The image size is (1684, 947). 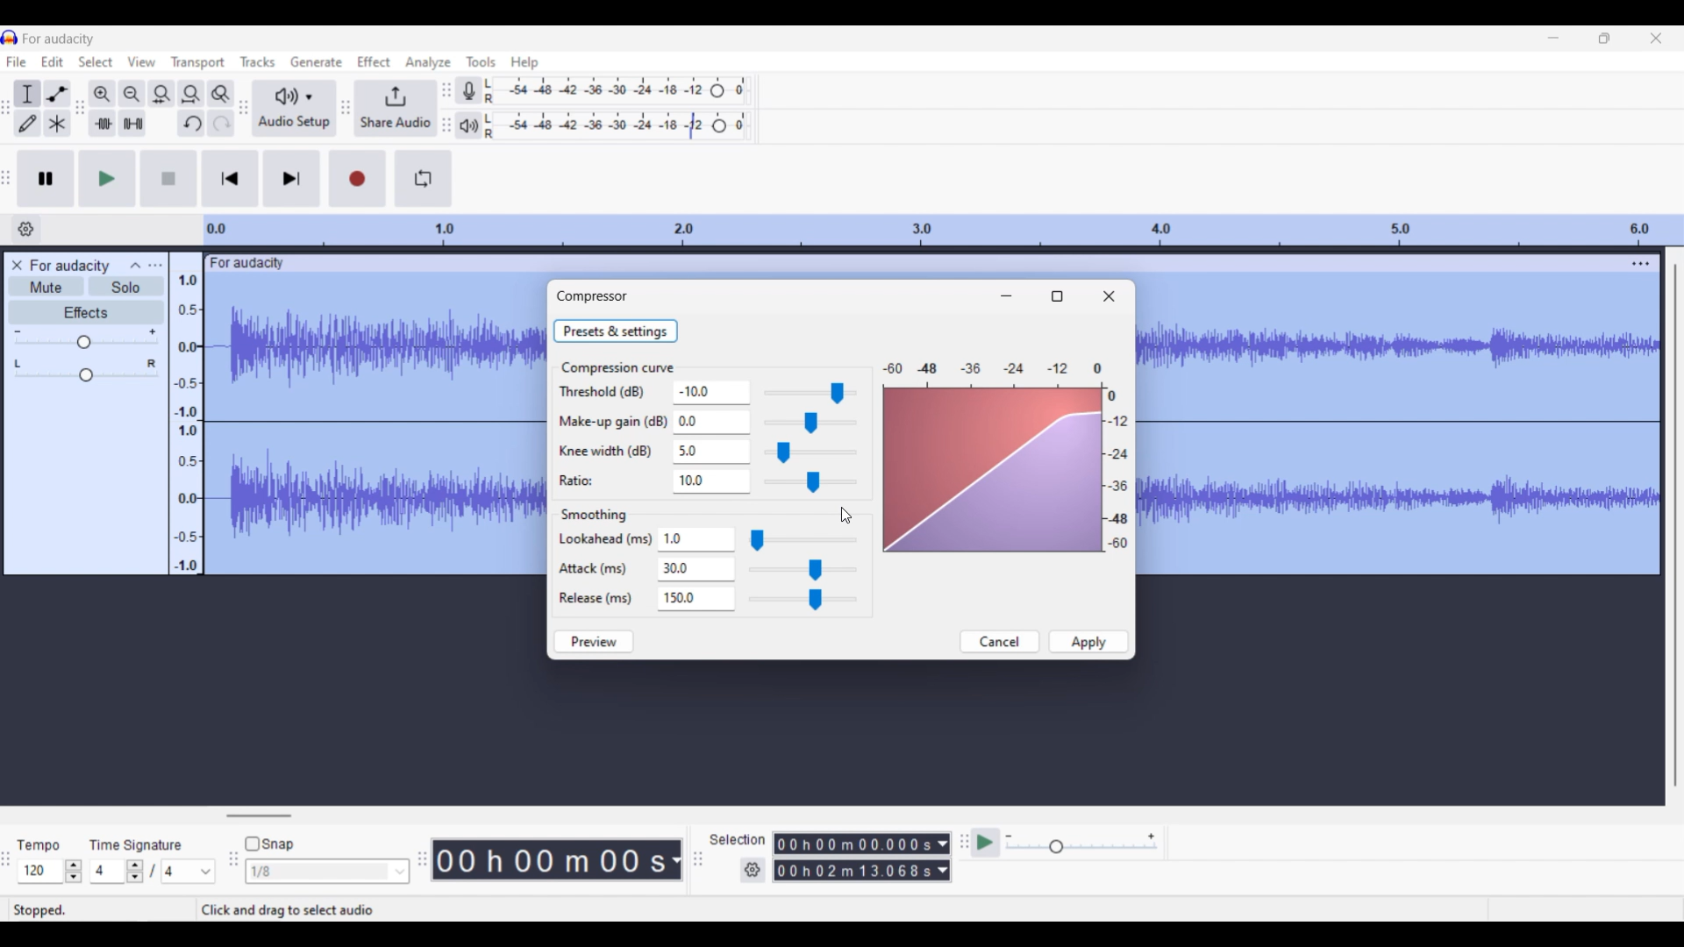 I want to click on Record/Record new track, so click(x=357, y=179).